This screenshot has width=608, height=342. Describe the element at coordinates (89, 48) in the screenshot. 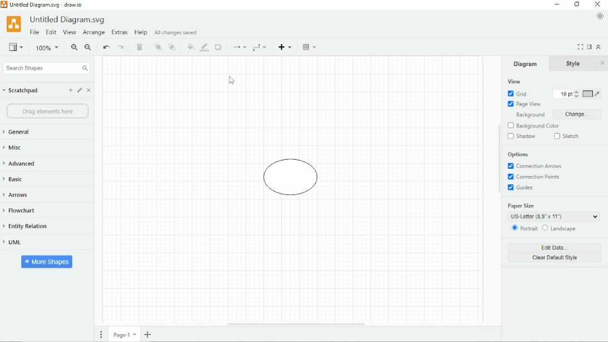

I see `Zoom Out` at that location.